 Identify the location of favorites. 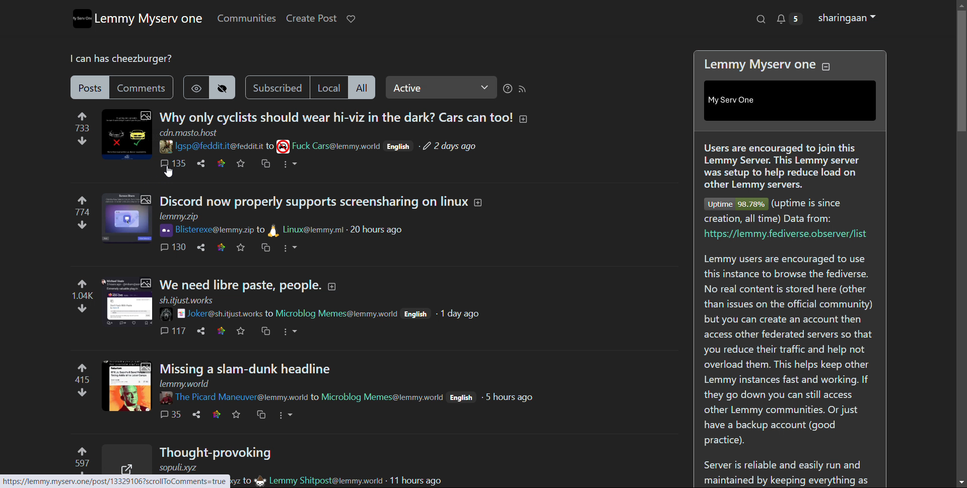
(241, 164).